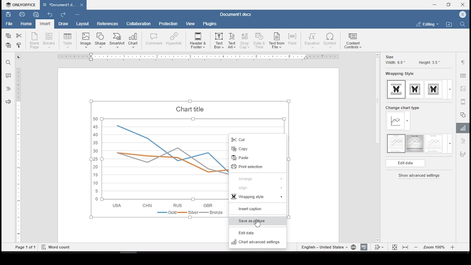 The height and width of the screenshot is (265, 471). Describe the element at coordinates (78, 15) in the screenshot. I see `customize quick access toolbar` at that location.